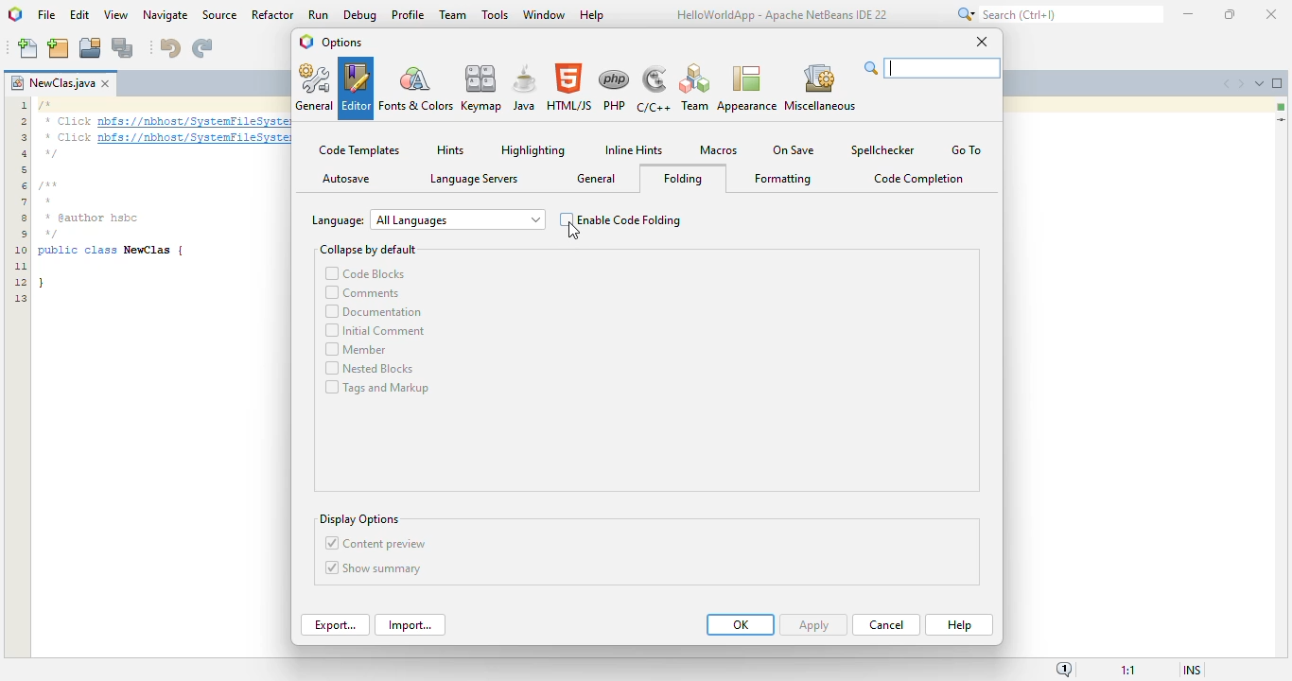  I want to click on save all, so click(123, 47).